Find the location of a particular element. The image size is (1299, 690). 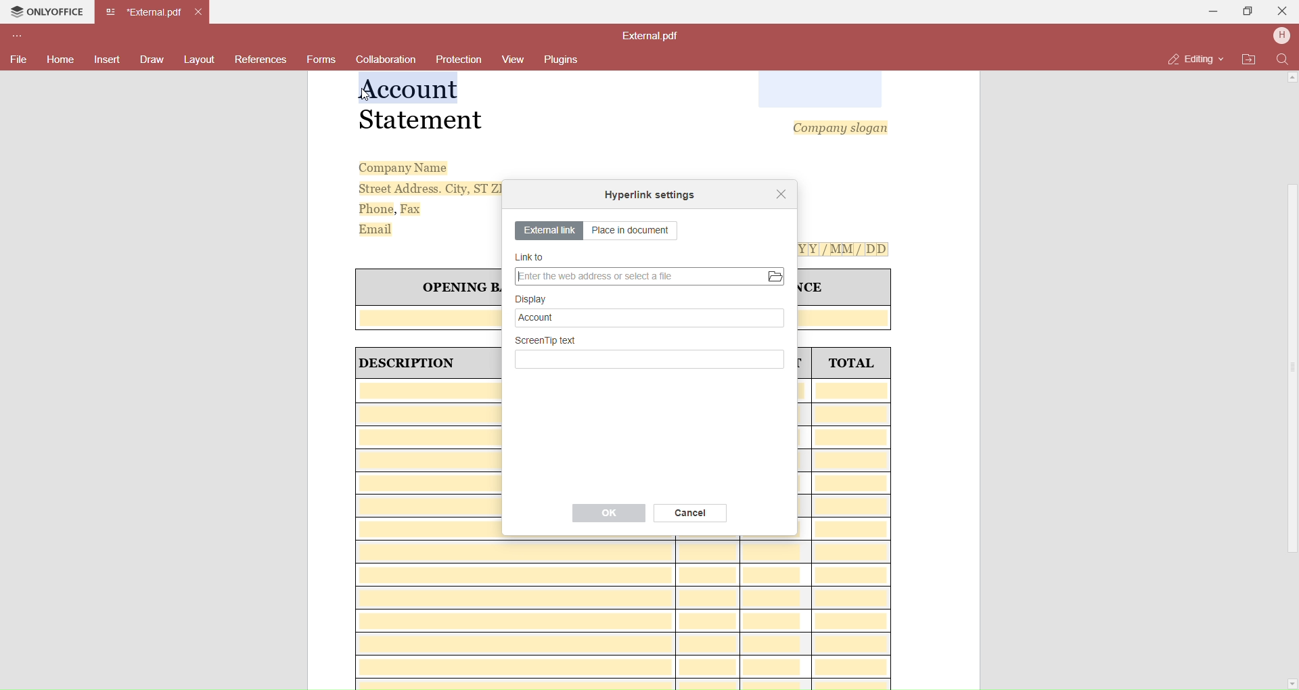

Customize Toolbar is located at coordinates (23, 36).